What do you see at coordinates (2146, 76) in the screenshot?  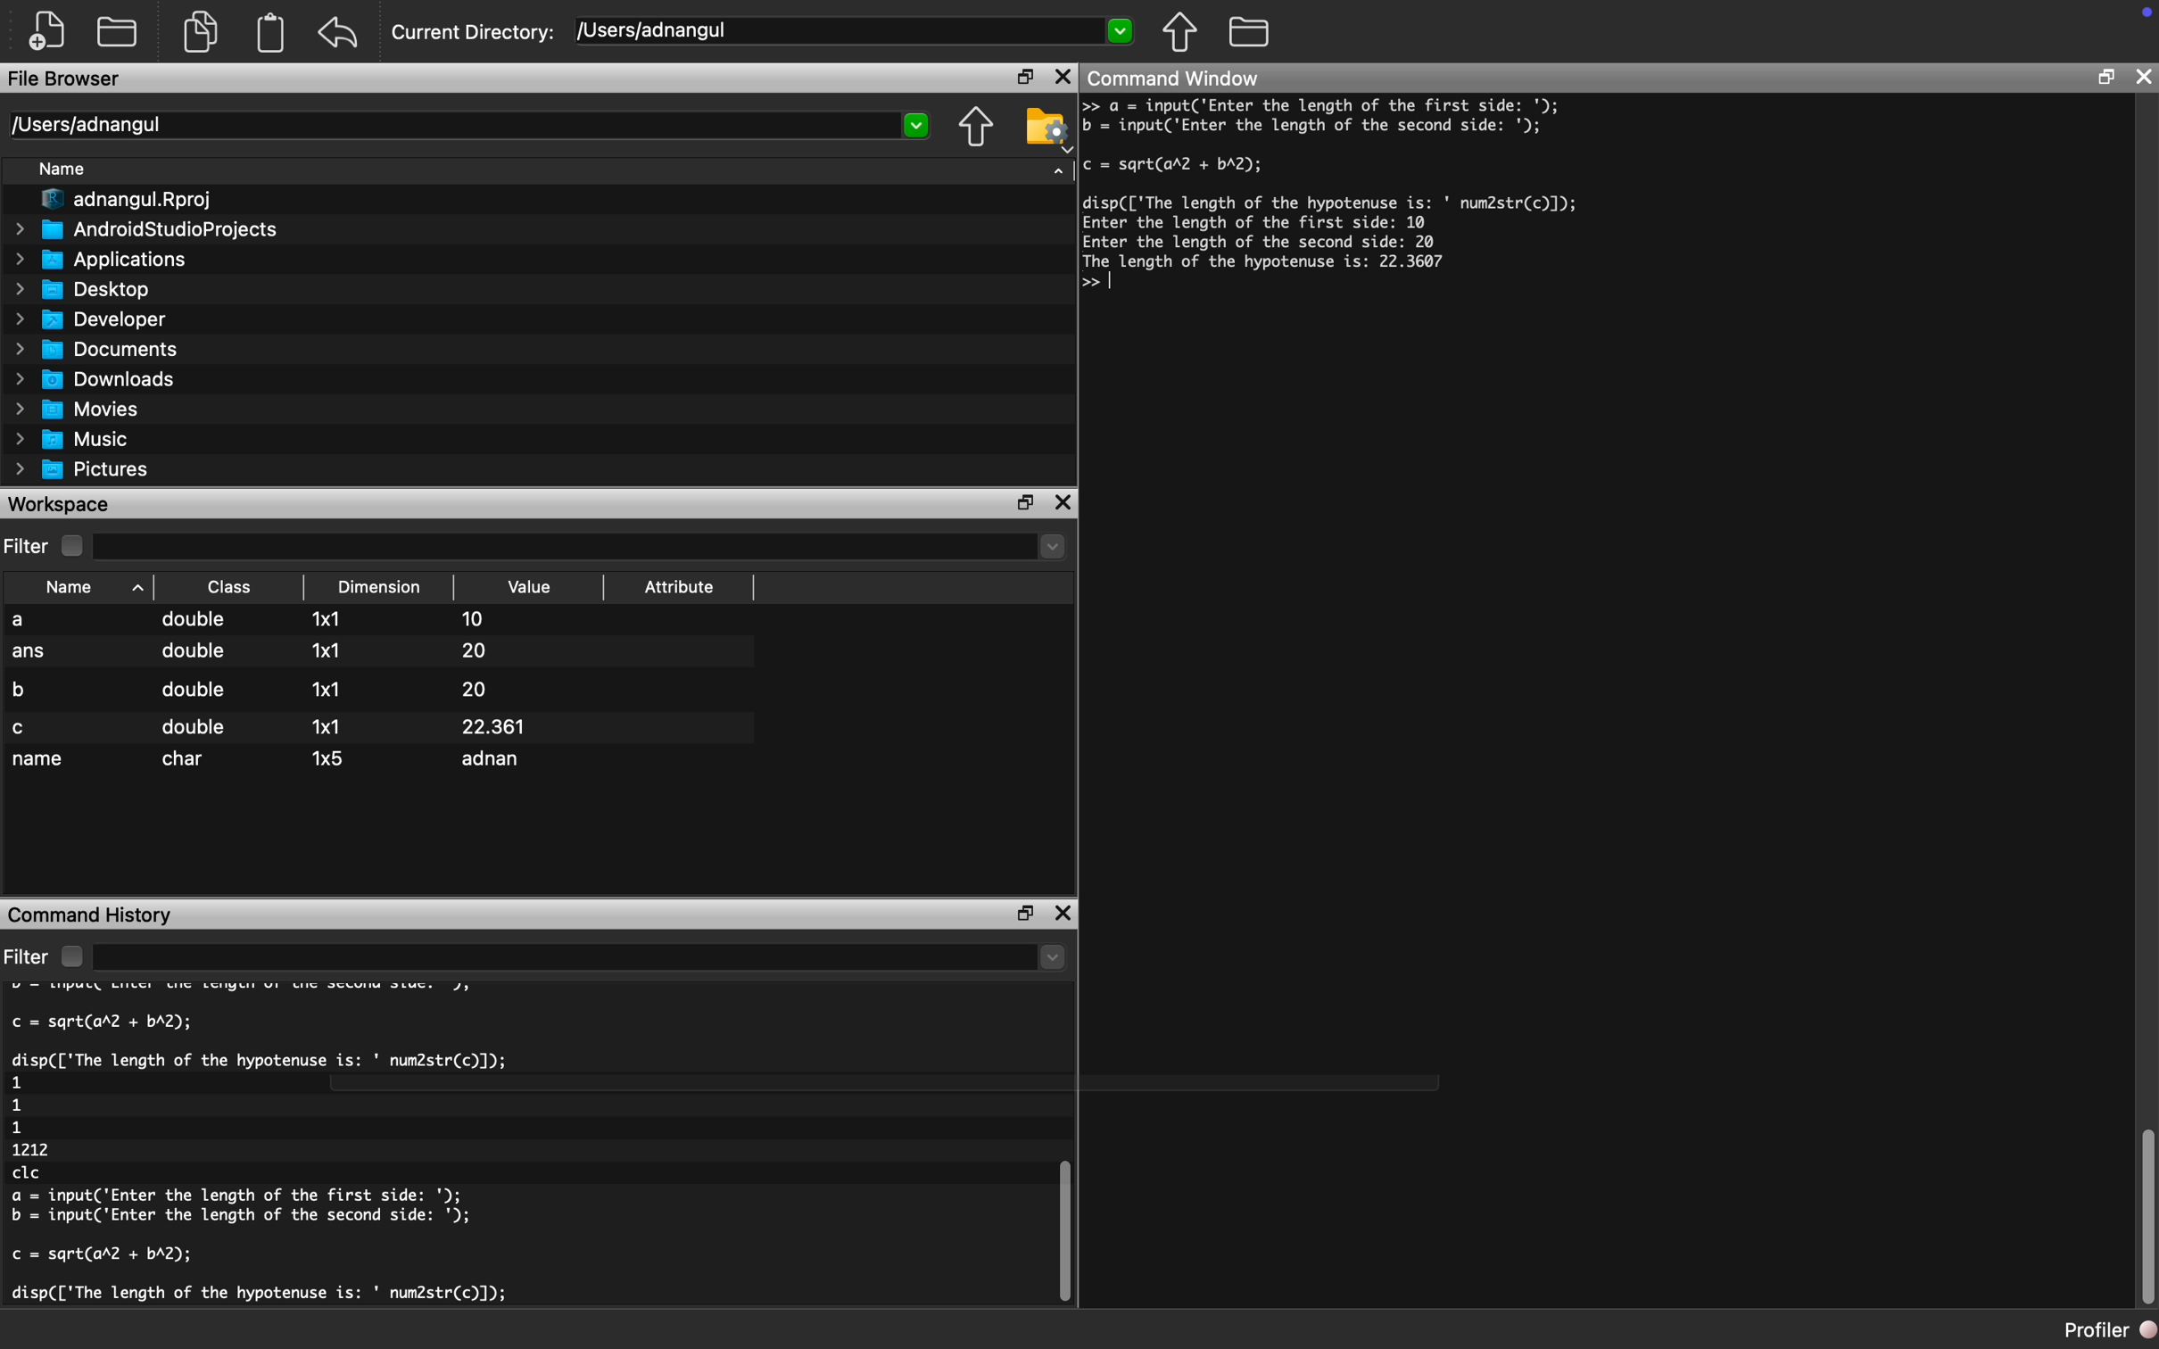 I see `close` at bounding box center [2146, 76].